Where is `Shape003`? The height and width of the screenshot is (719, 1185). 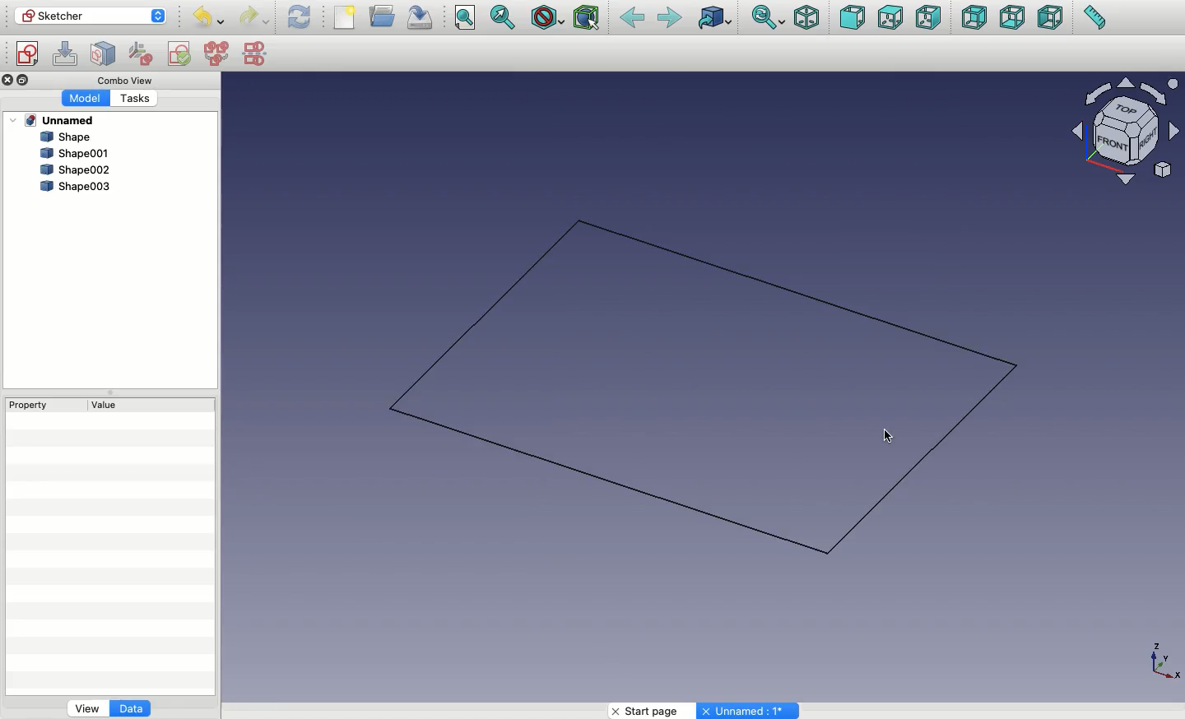 Shape003 is located at coordinates (77, 188).